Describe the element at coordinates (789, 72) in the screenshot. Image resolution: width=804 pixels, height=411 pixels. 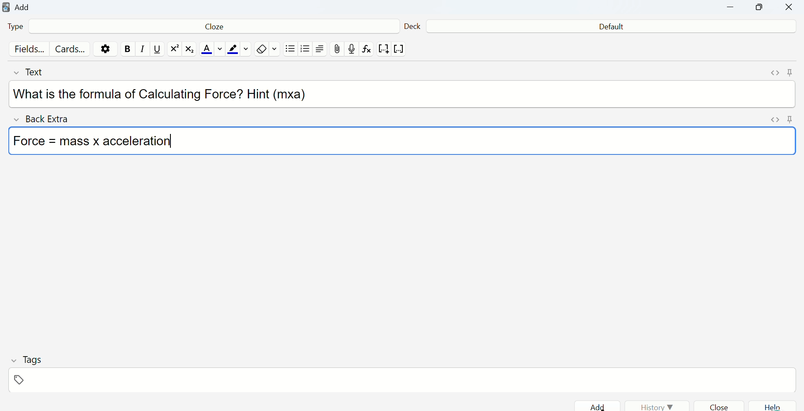
I see `Pin` at that location.